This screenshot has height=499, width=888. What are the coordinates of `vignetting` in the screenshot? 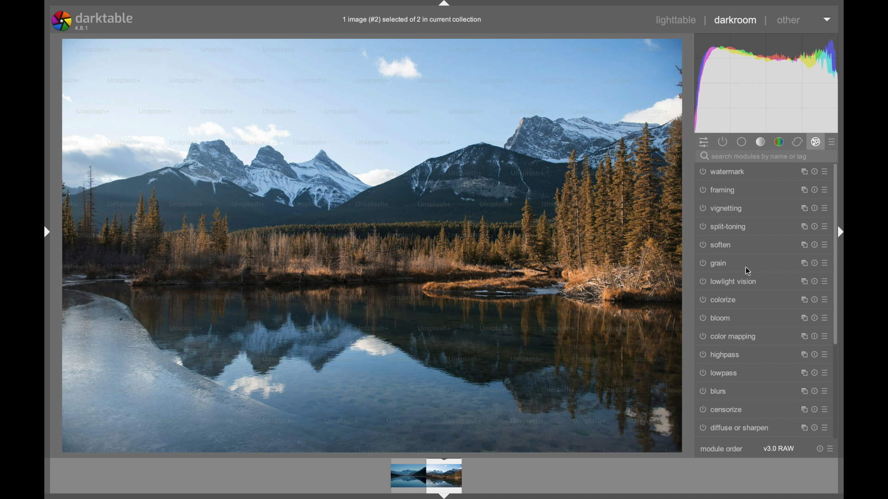 It's located at (721, 208).